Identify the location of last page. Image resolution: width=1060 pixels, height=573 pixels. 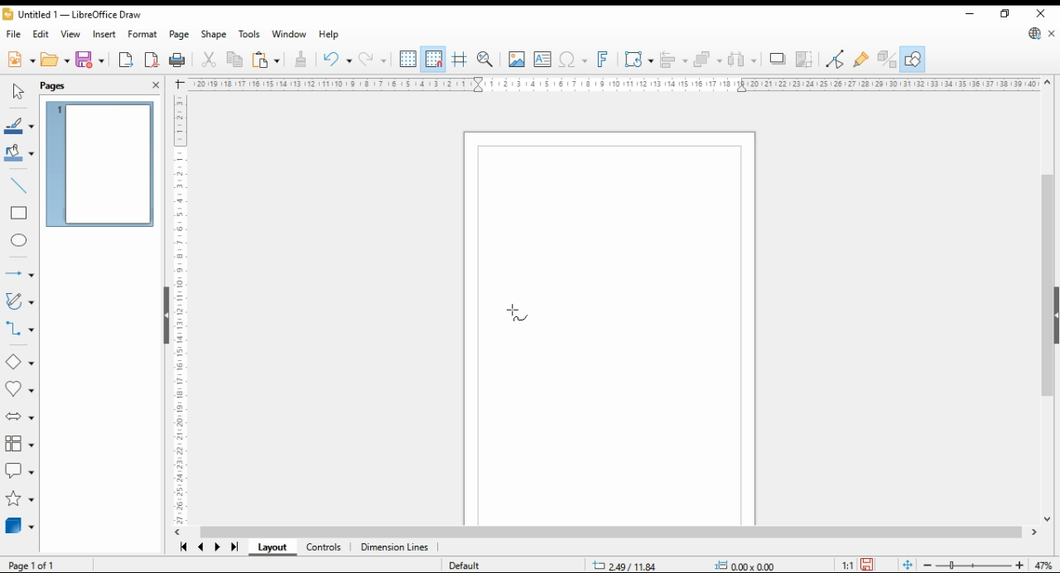
(235, 547).